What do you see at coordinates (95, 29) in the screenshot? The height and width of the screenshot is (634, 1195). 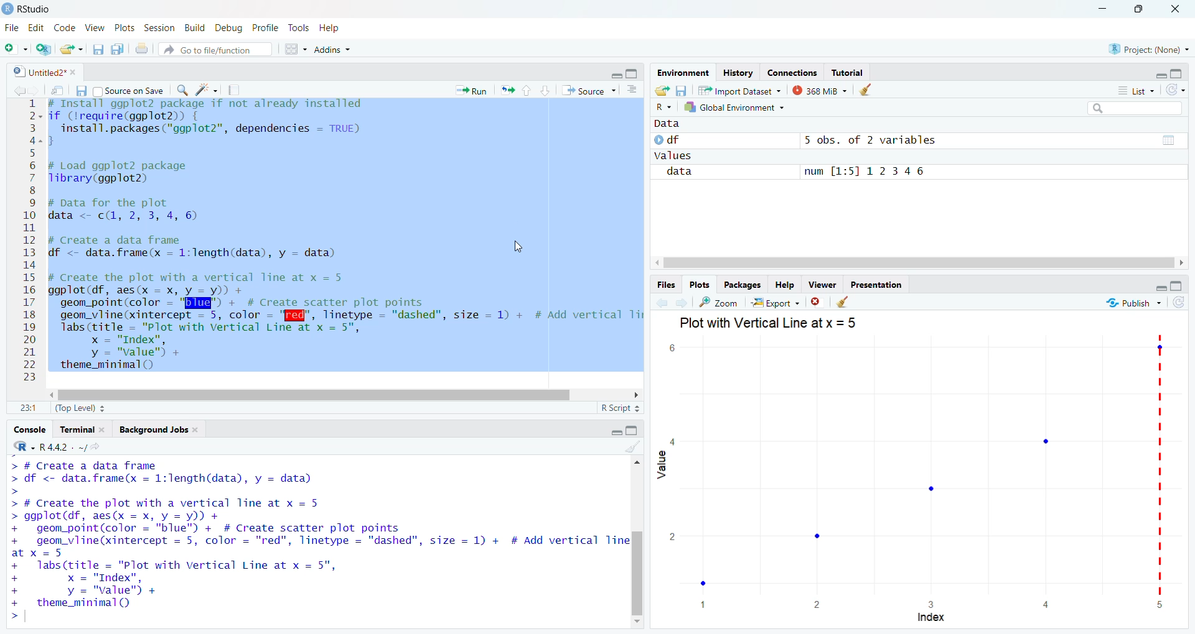 I see `2 View` at bounding box center [95, 29].